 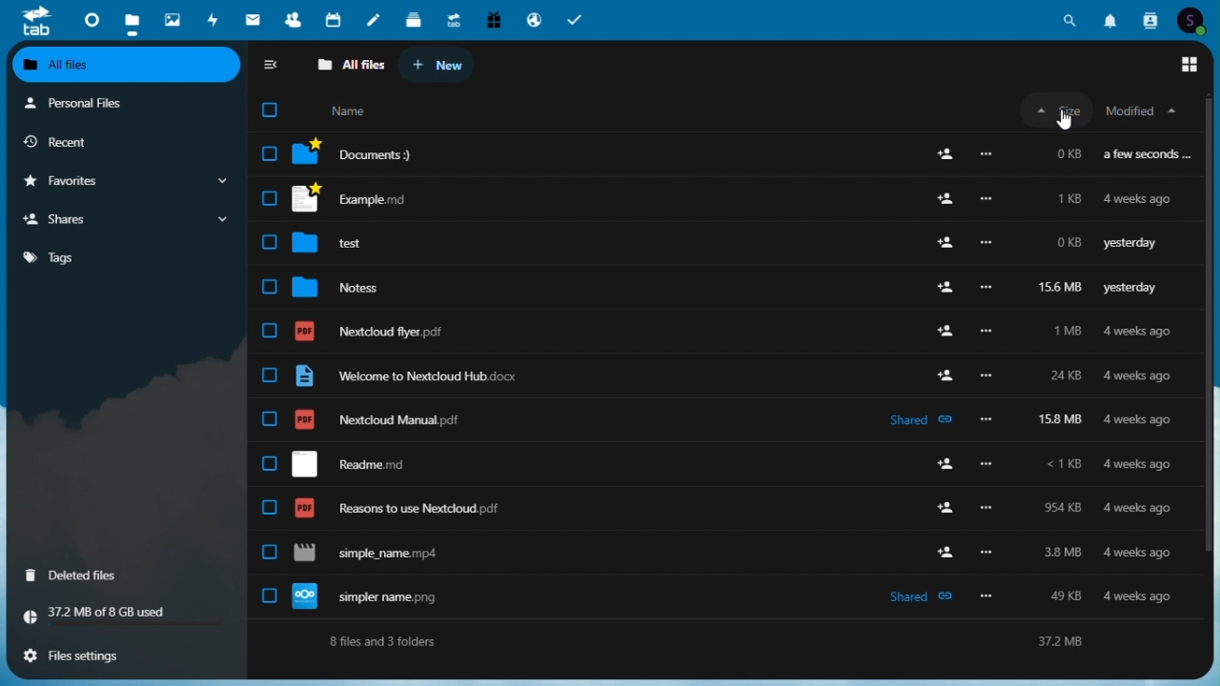 What do you see at coordinates (253, 19) in the screenshot?
I see `mail` at bounding box center [253, 19].